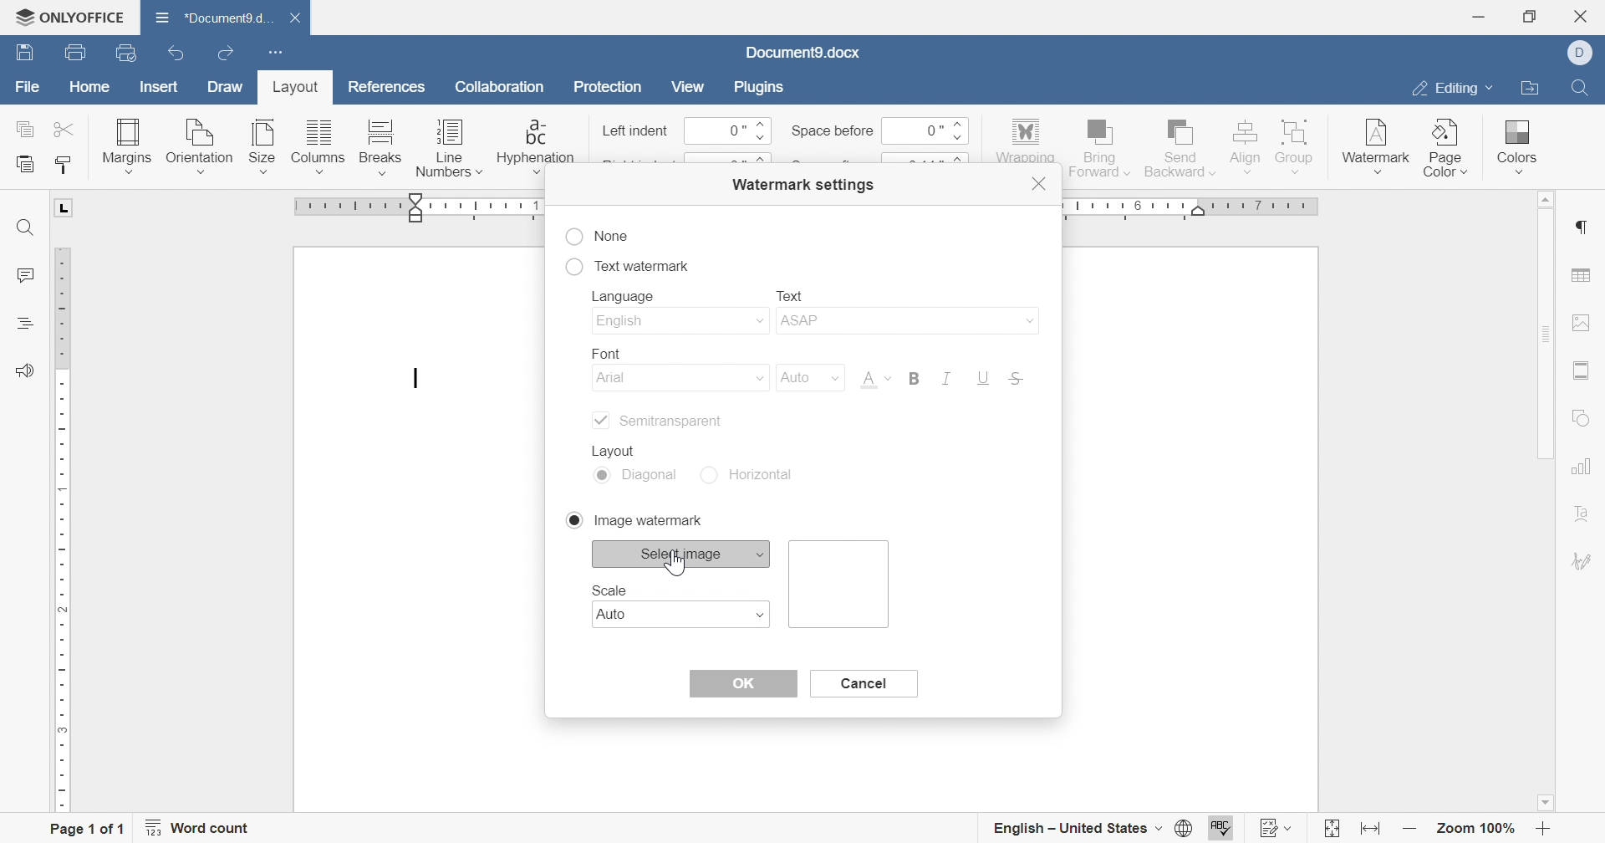  Describe the element at coordinates (1478, 831) in the screenshot. I see `zoom 100%` at that location.